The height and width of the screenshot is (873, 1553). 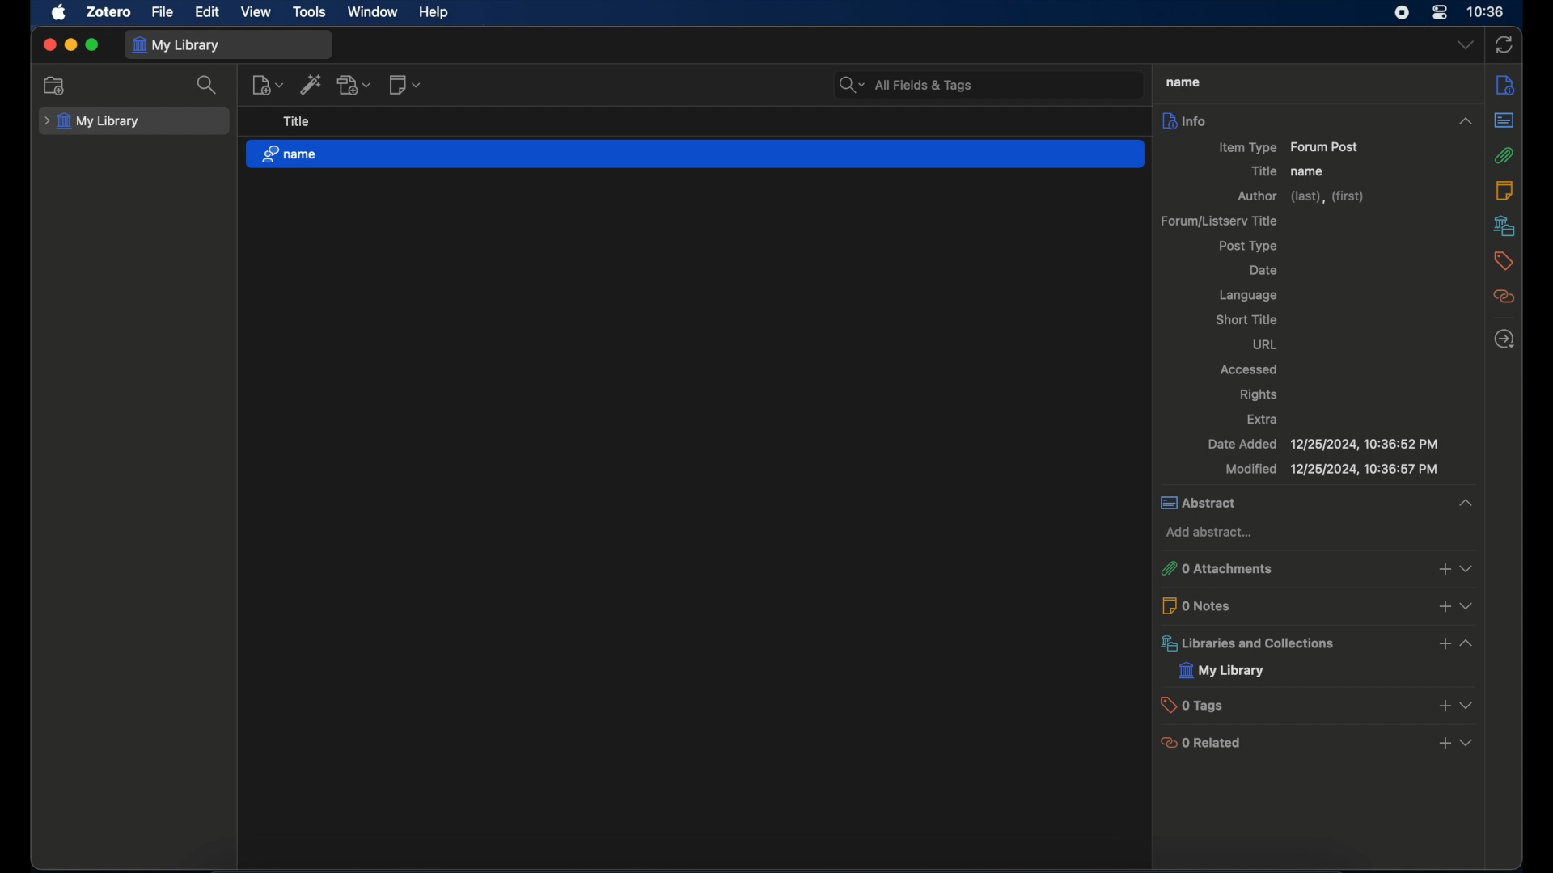 I want to click on sync, so click(x=1505, y=44).